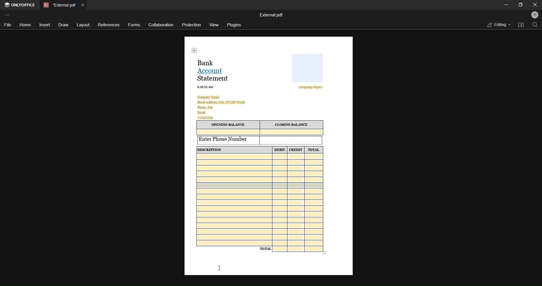 The width and height of the screenshot is (542, 286). I want to click on ‘Phone, Fax, so click(205, 108).